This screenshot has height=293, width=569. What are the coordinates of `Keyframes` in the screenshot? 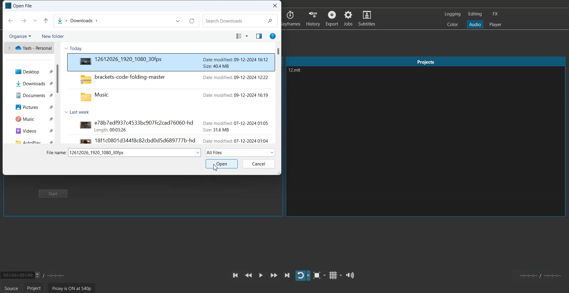 It's located at (292, 18).